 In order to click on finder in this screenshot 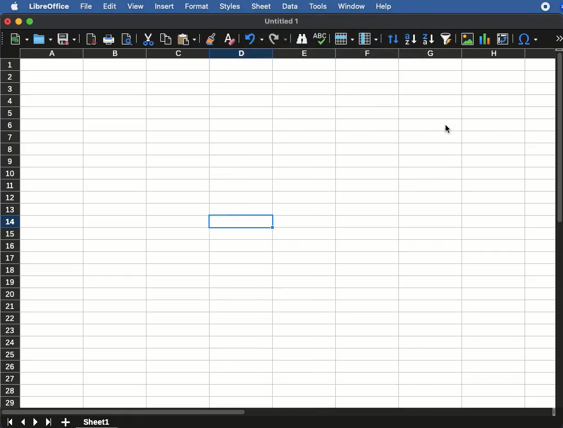, I will do `click(302, 39)`.